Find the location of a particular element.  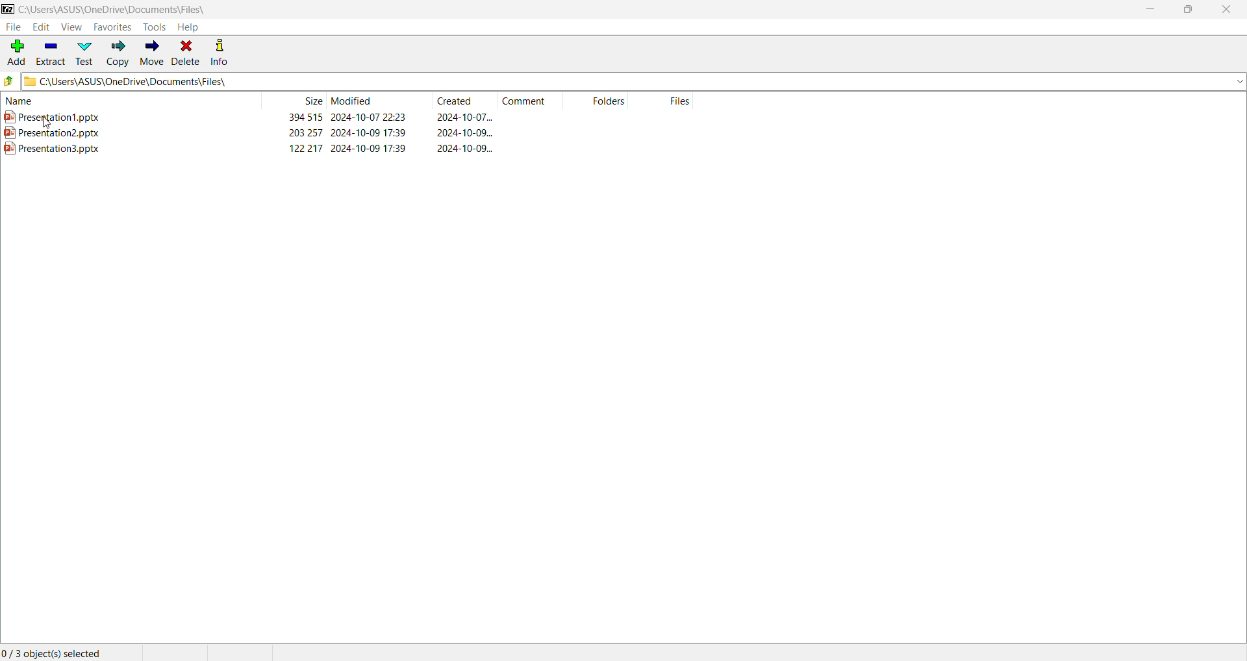

Application Logo is located at coordinates (8, 8).